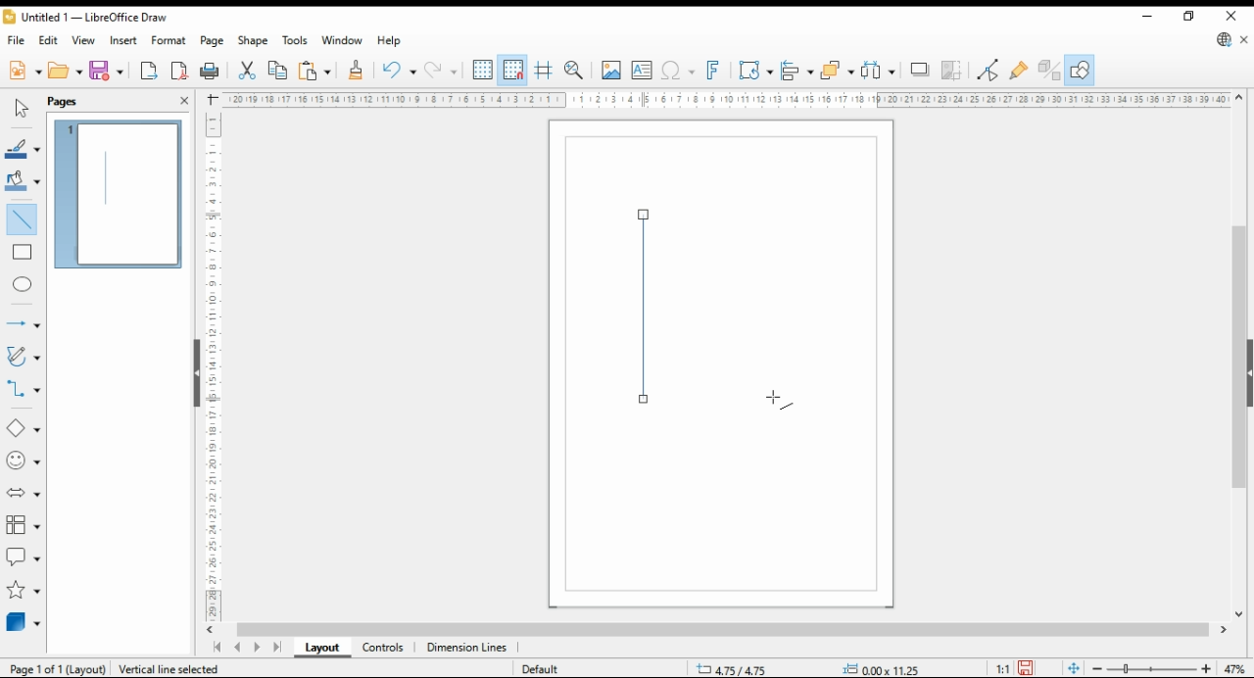 This screenshot has width=1254, height=678. Describe the element at coordinates (25, 253) in the screenshot. I see `insert line message` at that location.